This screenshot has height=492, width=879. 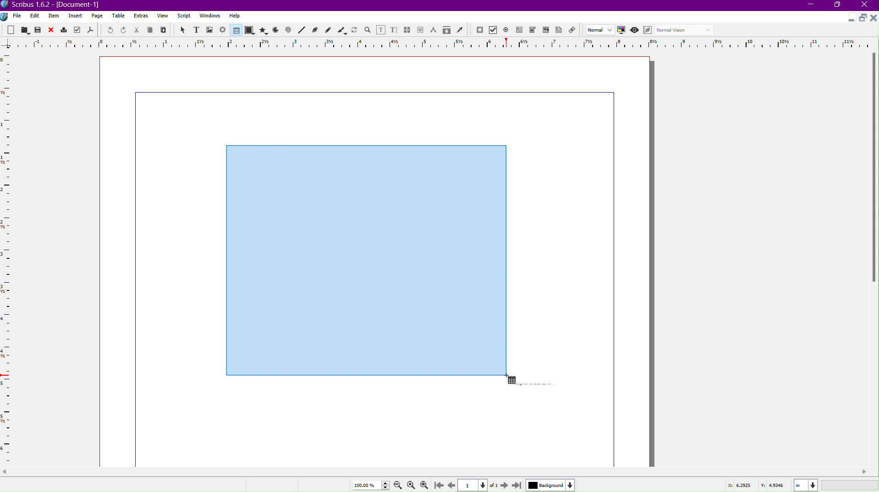 I want to click on PDF Radio Button, so click(x=508, y=30).